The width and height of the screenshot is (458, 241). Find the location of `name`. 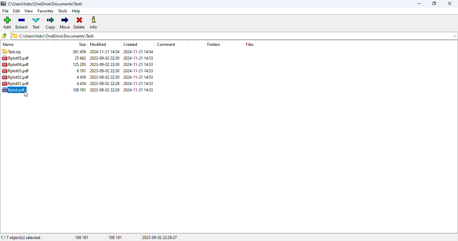

name is located at coordinates (8, 44).